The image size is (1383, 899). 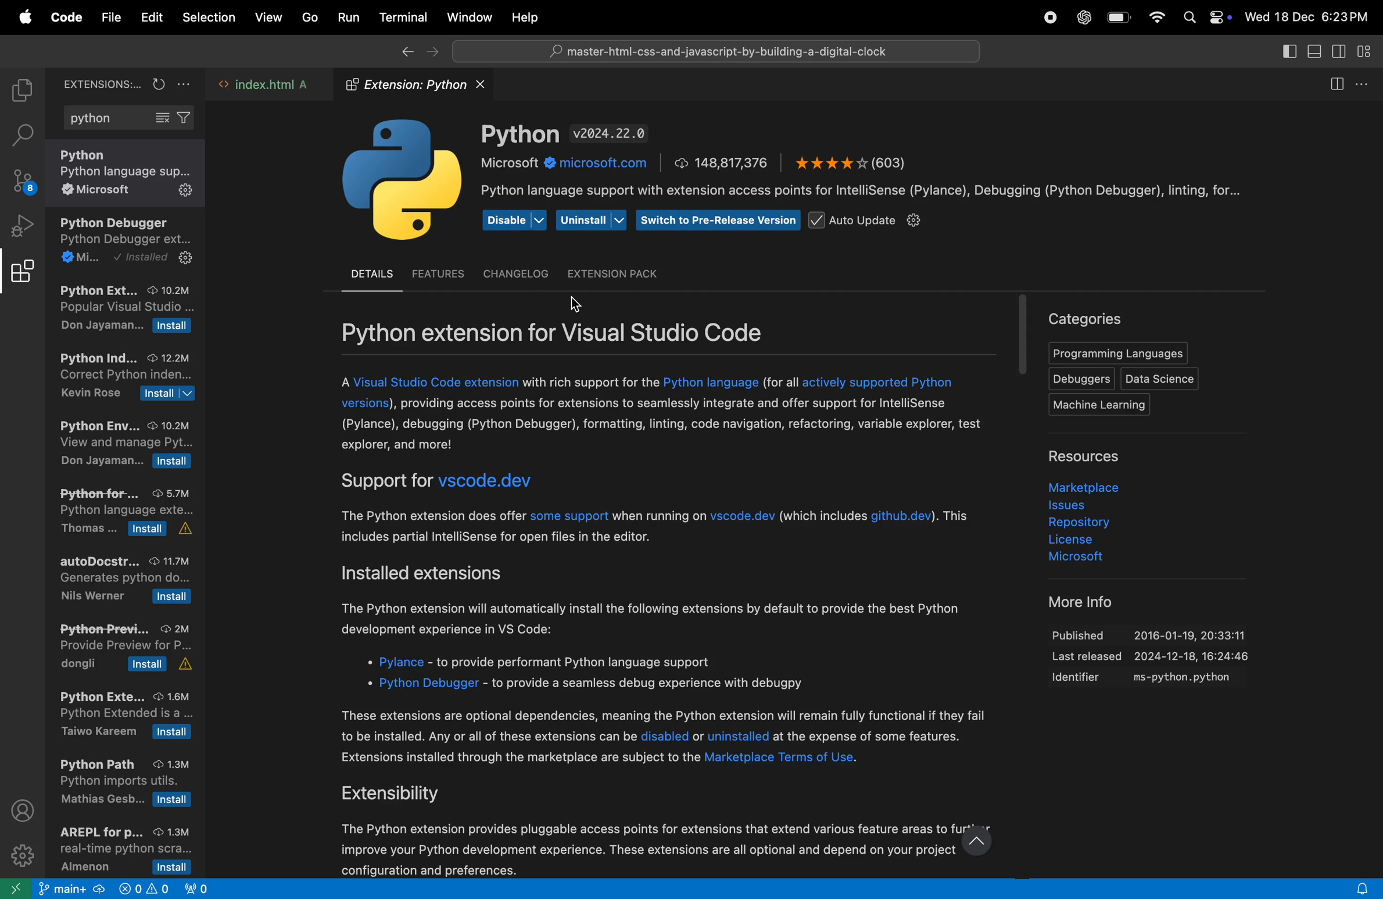 I want to click on extension pack, so click(x=611, y=274).